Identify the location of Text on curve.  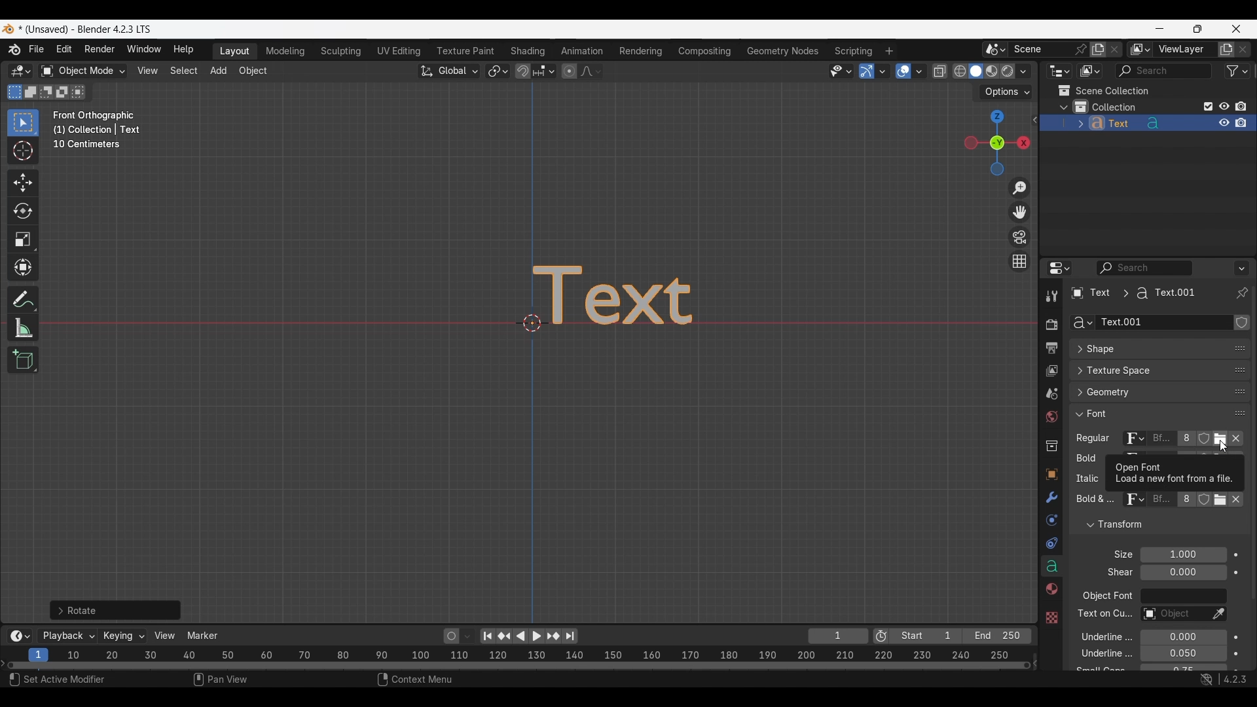
(1173, 615).